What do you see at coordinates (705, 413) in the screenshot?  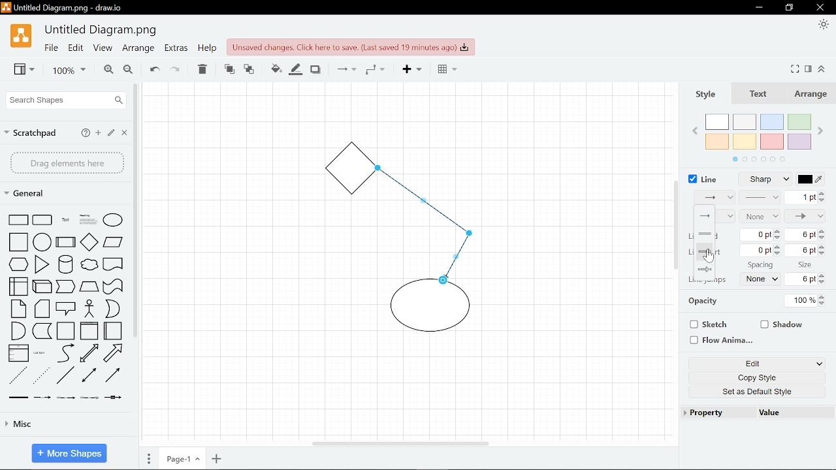 I see `» Property` at bounding box center [705, 413].